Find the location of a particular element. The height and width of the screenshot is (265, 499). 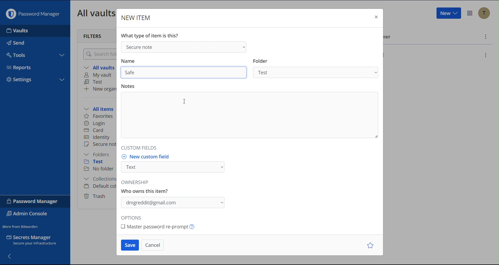

Back is located at coordinates (10, 256).